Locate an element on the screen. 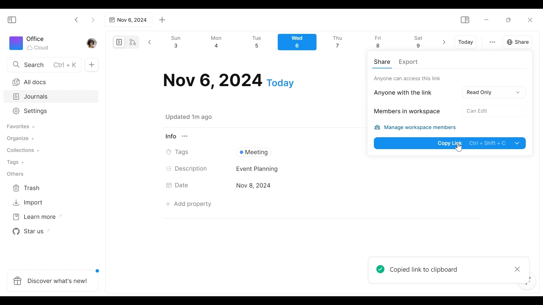 This screenshot has width=543, height=305. Click to go forward is located at coordinates (93, 19).